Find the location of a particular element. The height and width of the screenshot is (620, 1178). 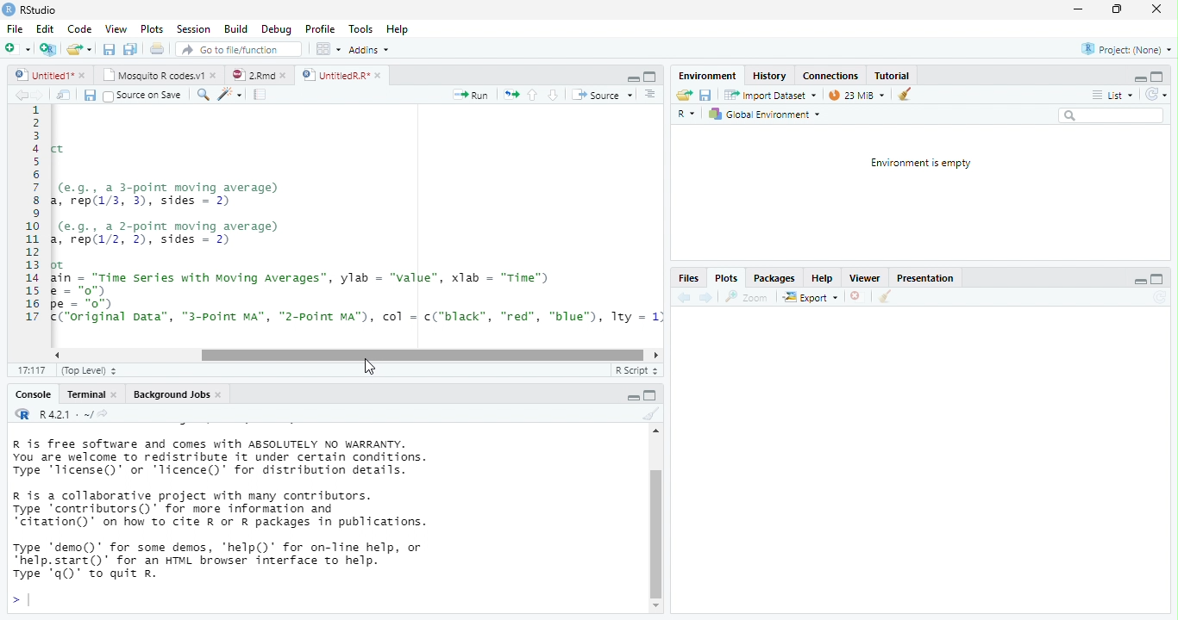

R Script is located at coordinates (635, 370).